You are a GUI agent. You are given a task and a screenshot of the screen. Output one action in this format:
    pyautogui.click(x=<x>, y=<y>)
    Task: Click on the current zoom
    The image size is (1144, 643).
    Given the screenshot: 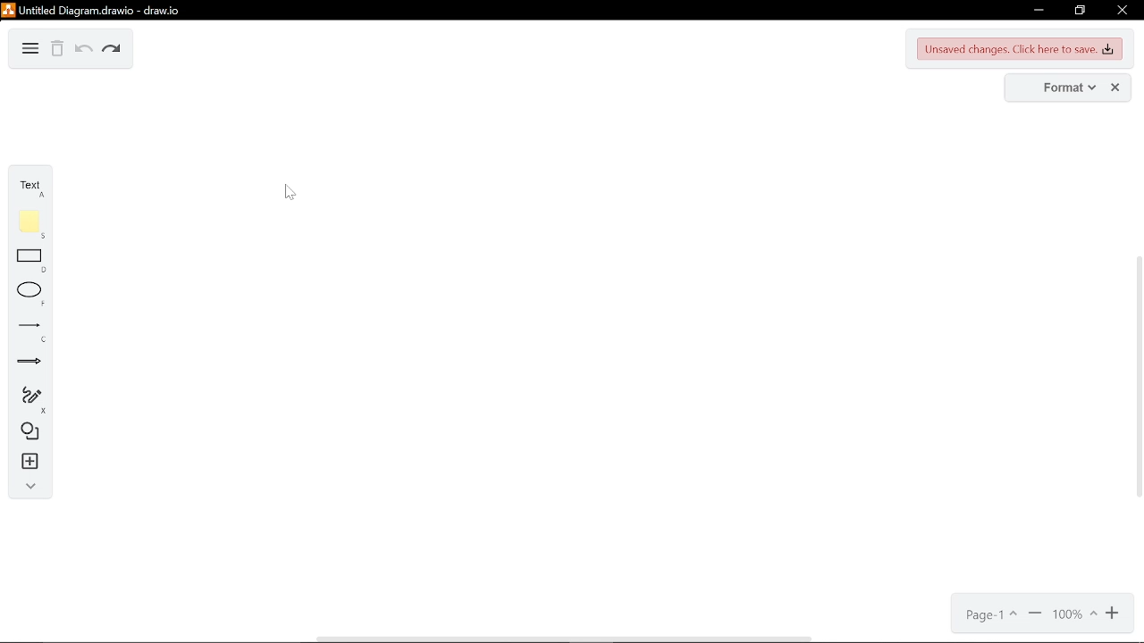 What is the action you would take?
    pyautogui.click(x=1075, y=615)
    